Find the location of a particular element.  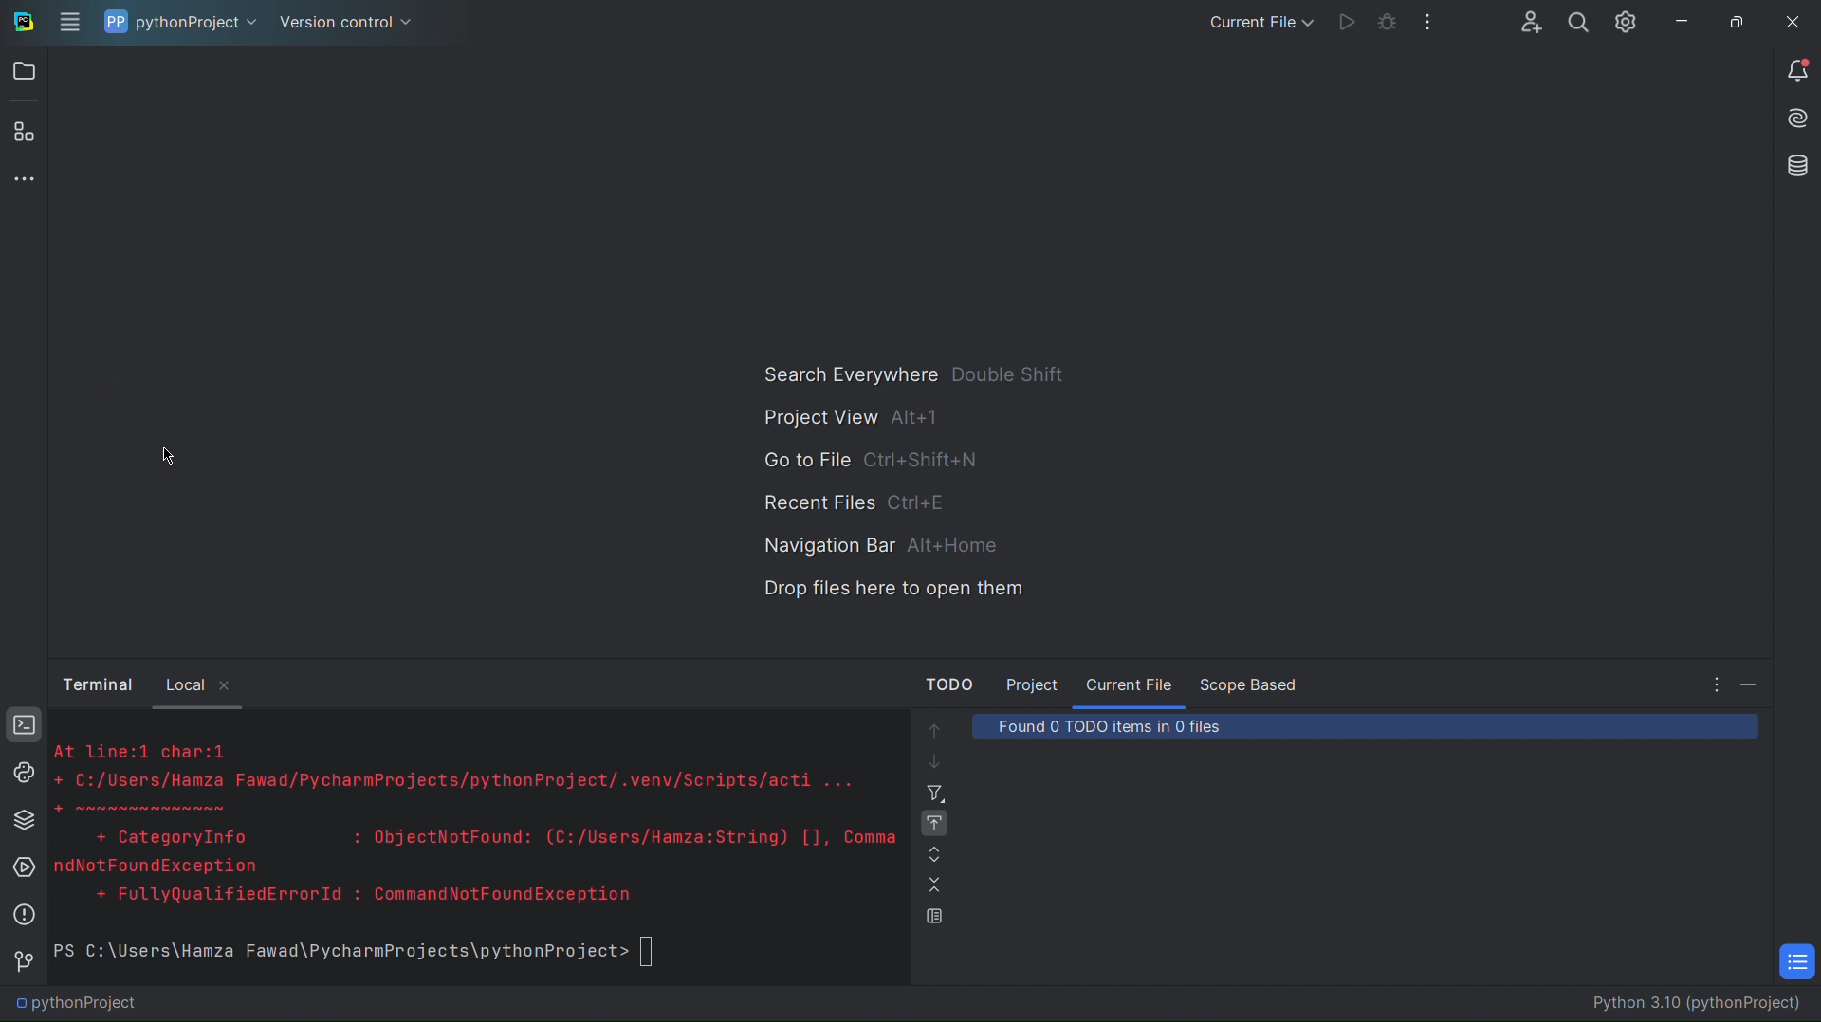

Recent Files is located at coordinates (856, 504).